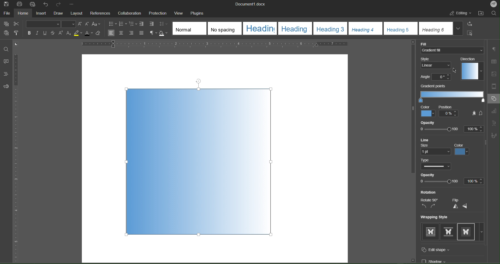 Image resolution: width=500 pixels, height=264 pixels. What do you see at coordinates (471, 24) in the screenshot?
I see `Replace` at bounding box center [471, 24].